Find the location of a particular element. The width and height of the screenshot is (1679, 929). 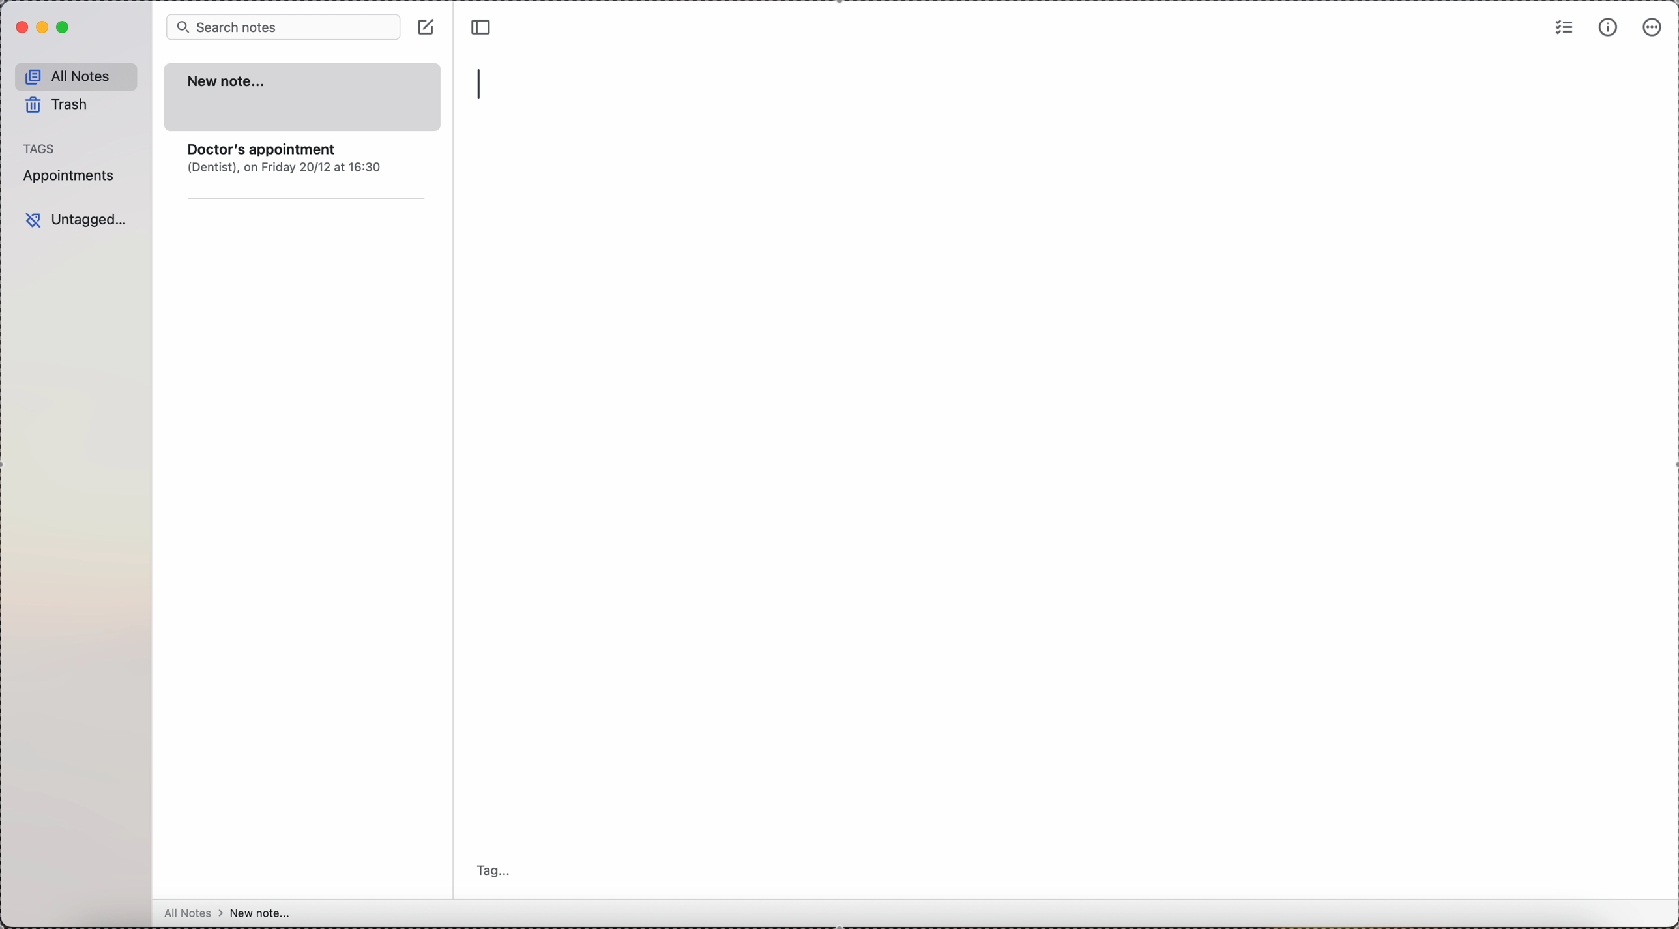

check list is located at coordinates (1562, 28).